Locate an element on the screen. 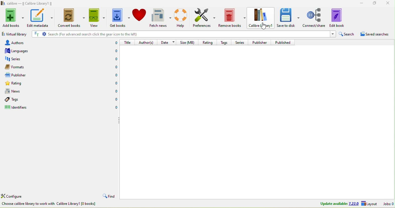  virtual library is located at coordinates (14, 35).